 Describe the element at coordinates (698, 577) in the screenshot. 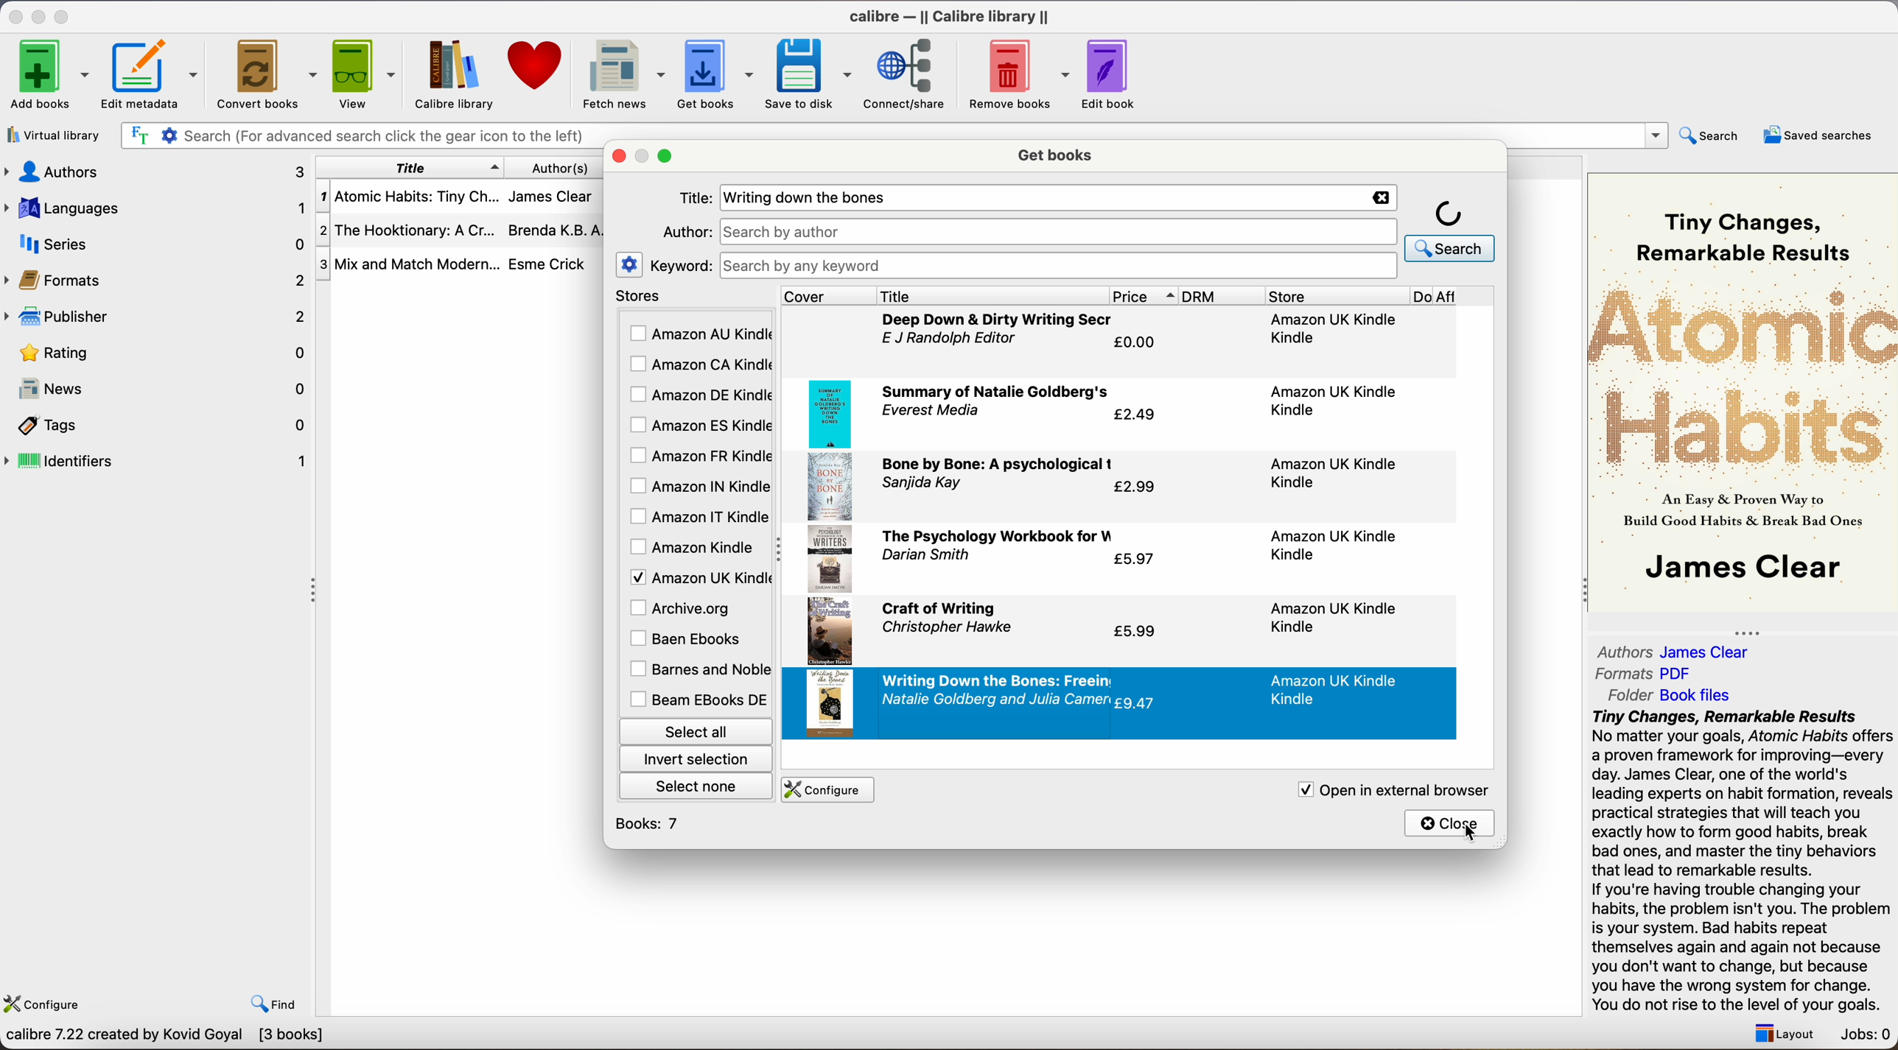

I see `Amazon UK Kindle` at that location.